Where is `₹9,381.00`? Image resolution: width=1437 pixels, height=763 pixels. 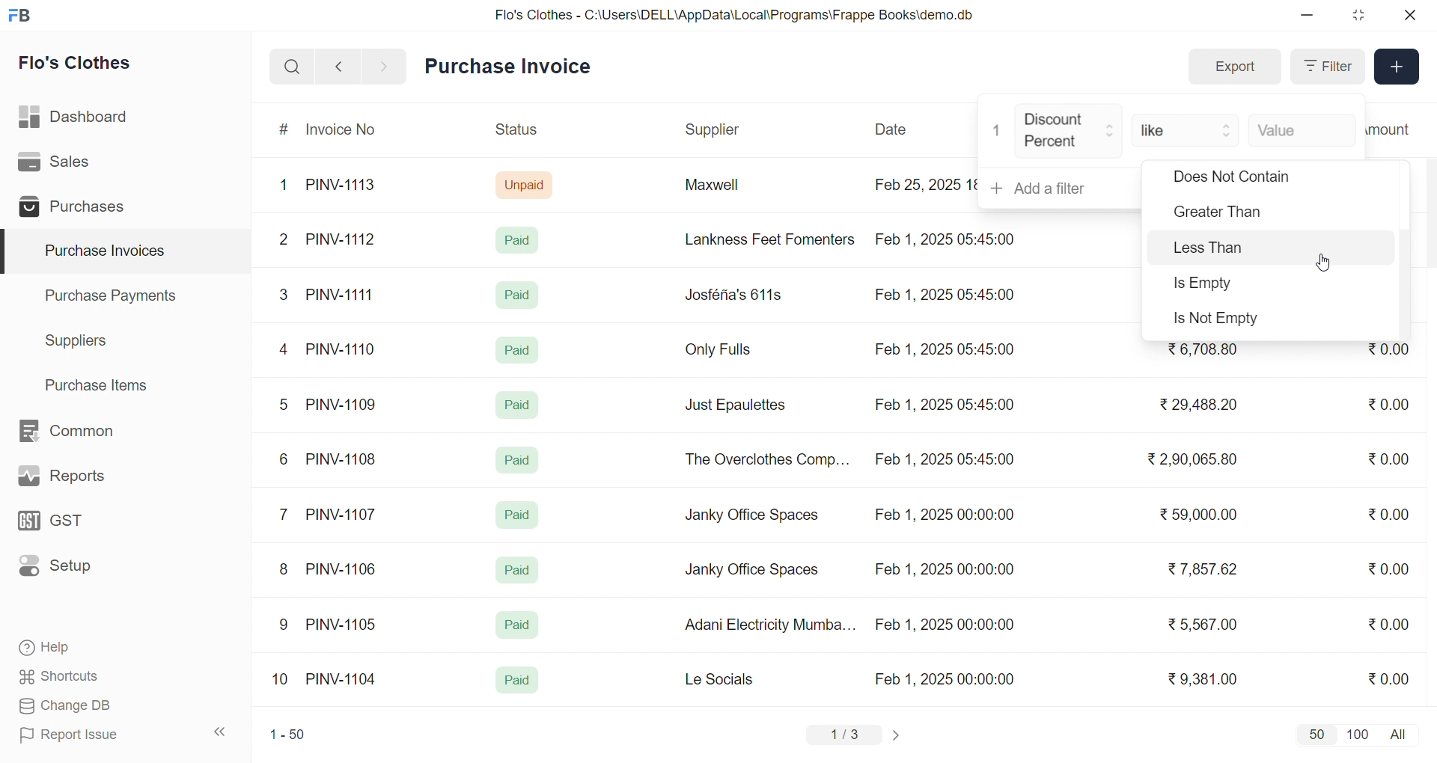
₹9,381.00 is located at coordinates (1203, 679).